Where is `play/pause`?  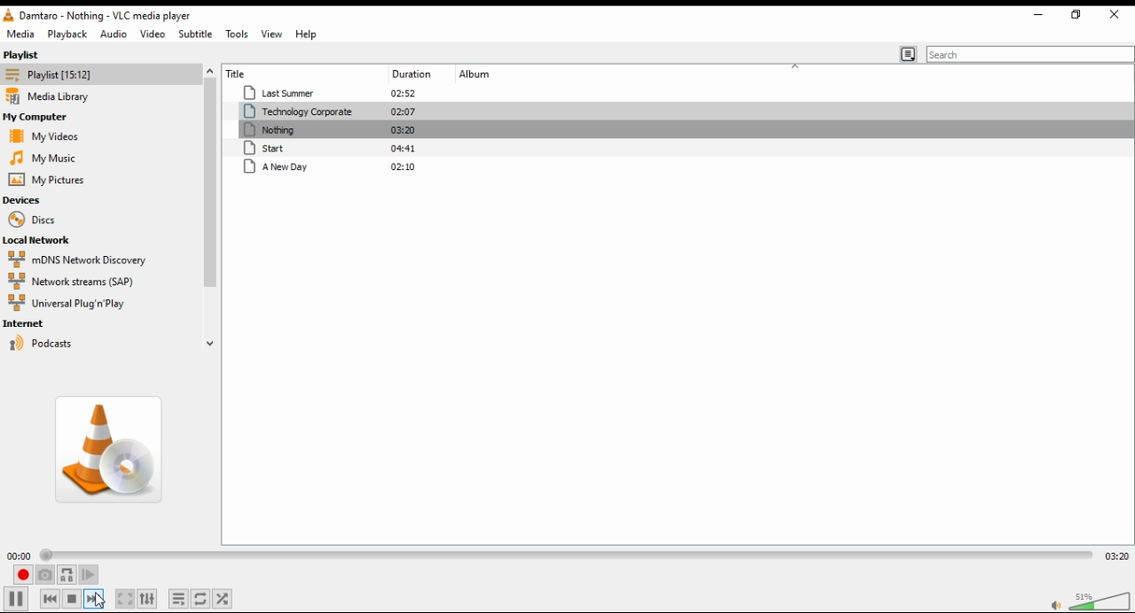
play/pause is located at coordinates (21, 600).